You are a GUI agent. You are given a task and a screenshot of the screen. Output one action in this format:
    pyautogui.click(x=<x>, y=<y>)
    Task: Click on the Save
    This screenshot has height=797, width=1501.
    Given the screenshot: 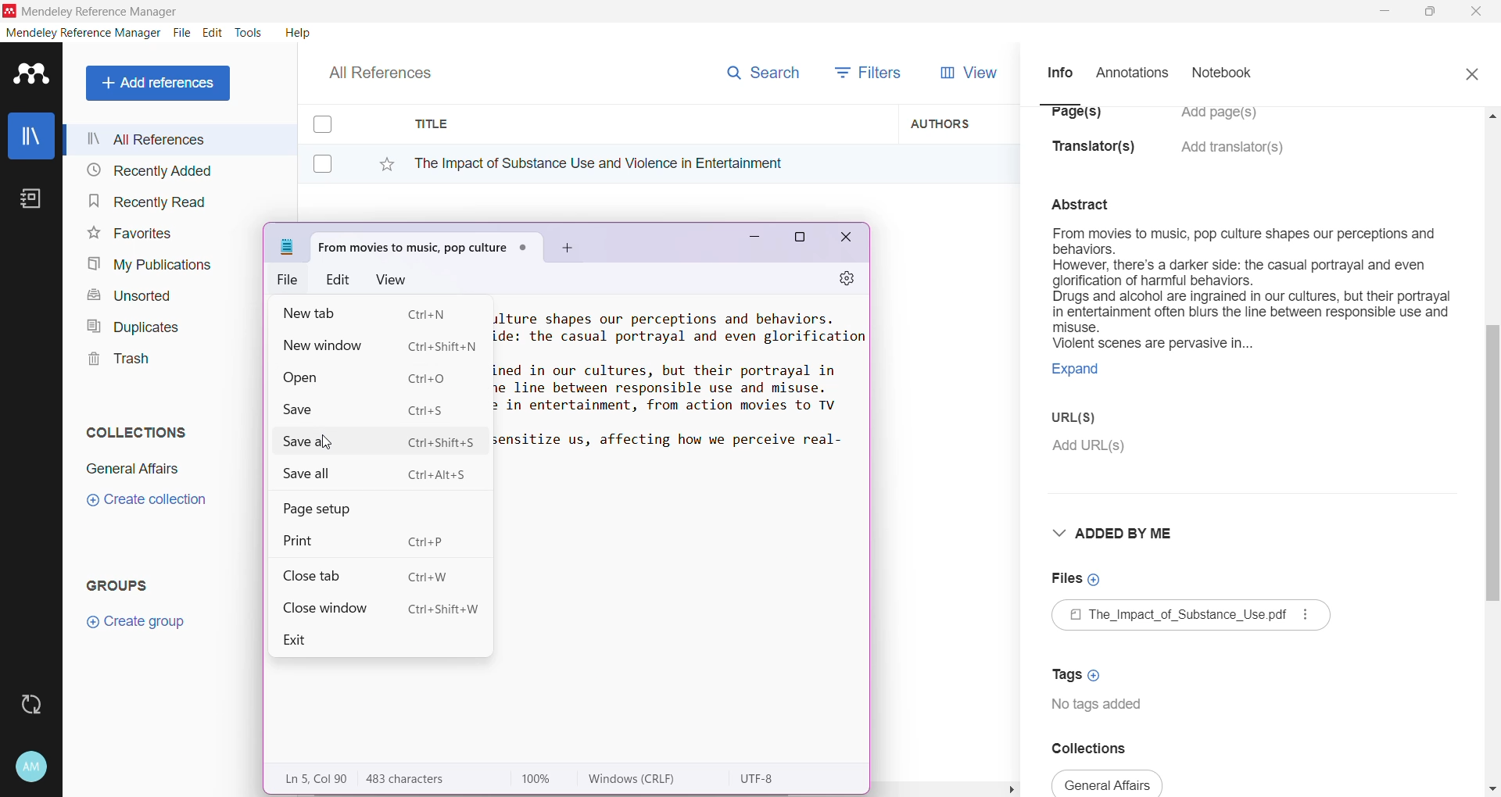 What is the action you would take?
    pyautogui.click(x=367, y=410)
    